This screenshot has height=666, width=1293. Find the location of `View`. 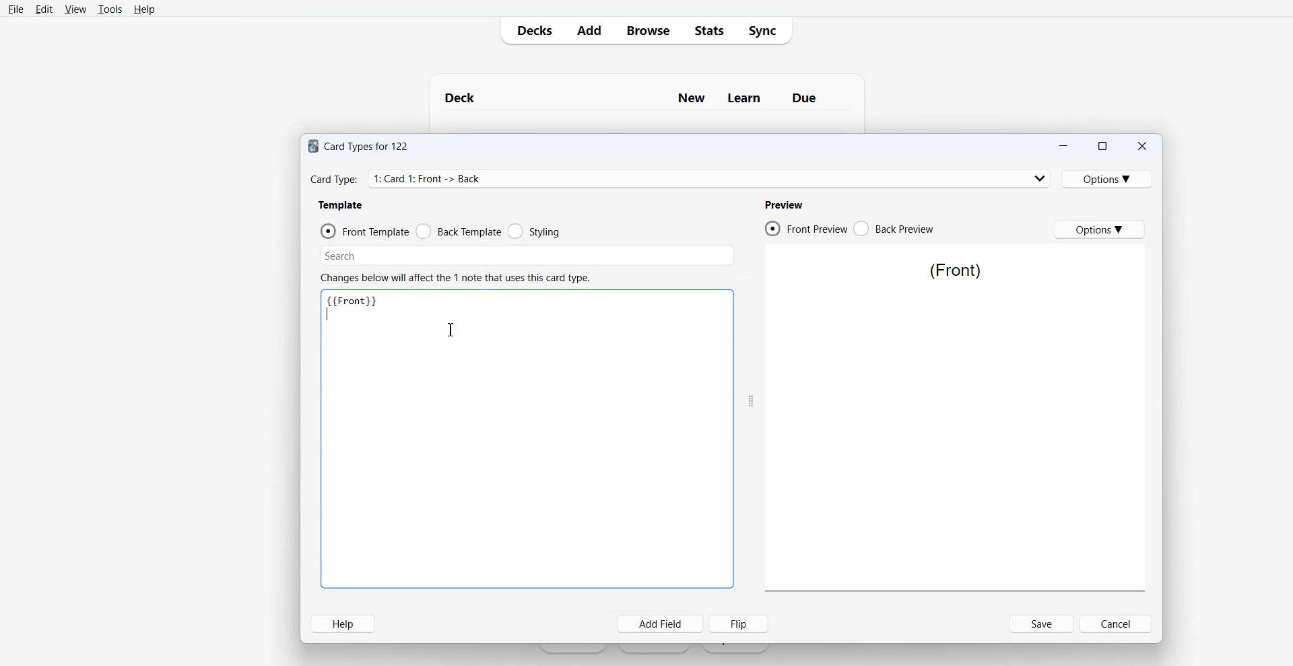

View is located at coordinates (75, 9).